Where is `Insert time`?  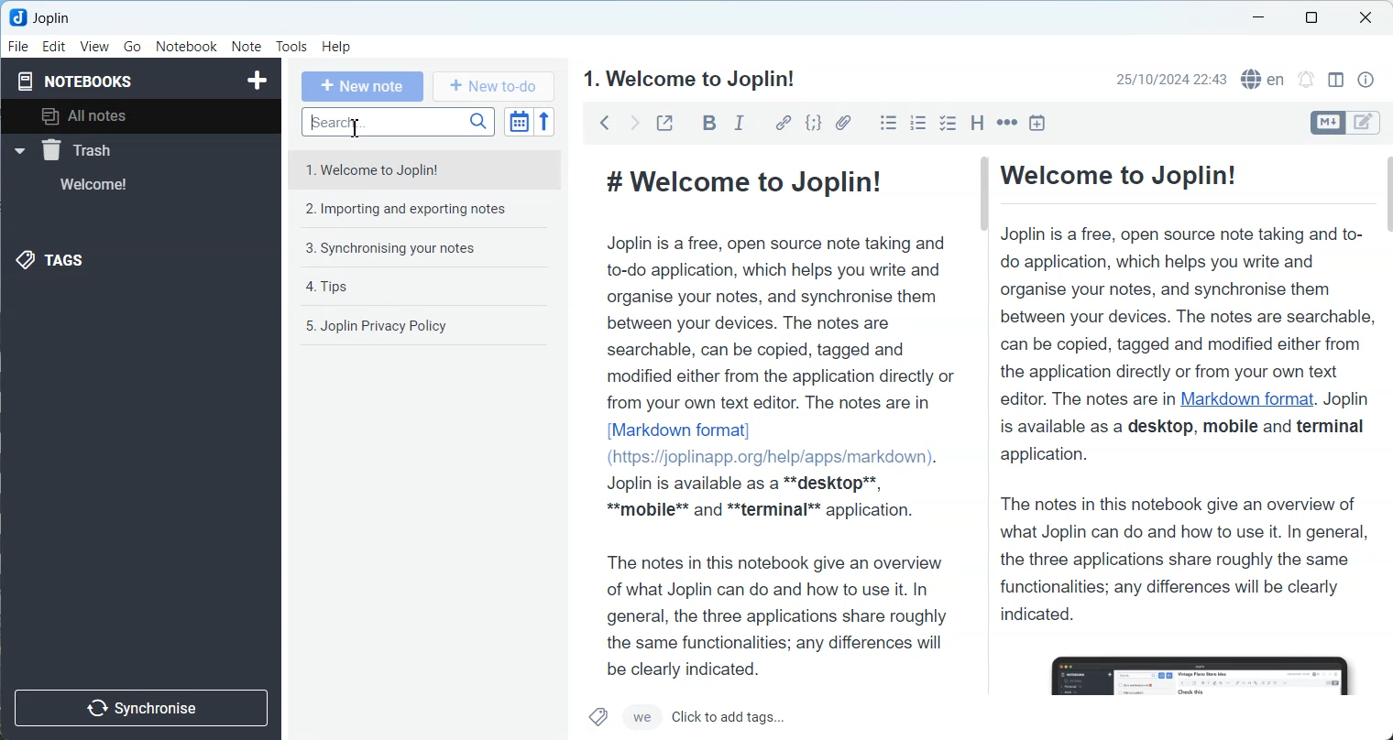
Insert time is located at coordinates (1037, 122).